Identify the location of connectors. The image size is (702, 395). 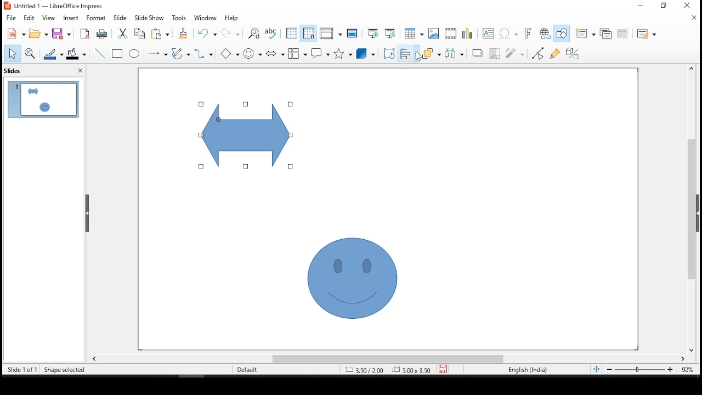
(203, 54).